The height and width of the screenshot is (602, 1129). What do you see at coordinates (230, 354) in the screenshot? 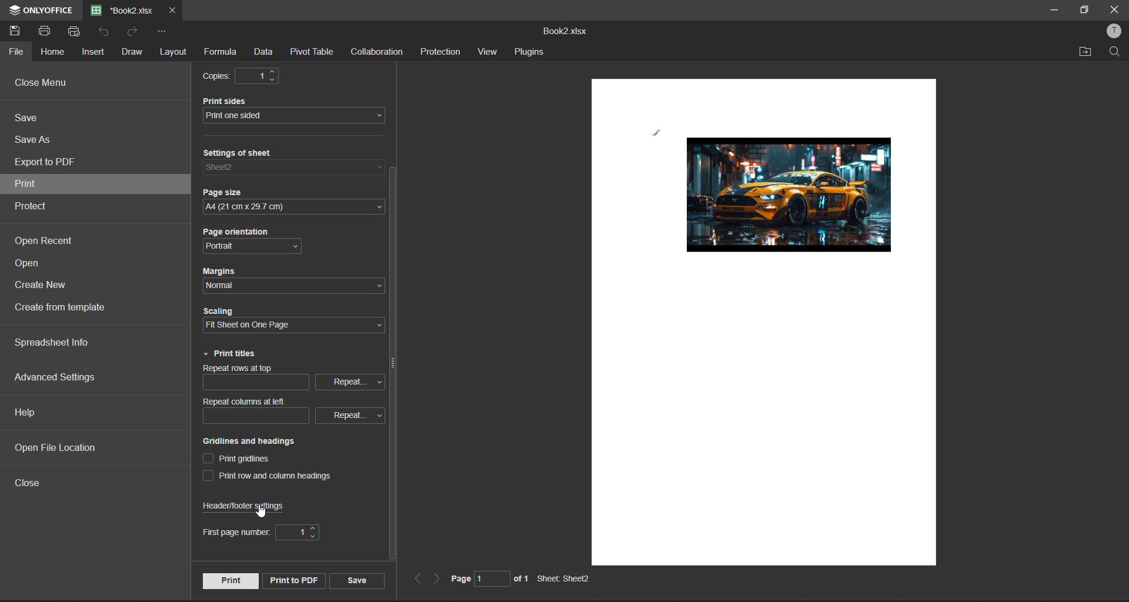
I see `print titles` at bounding box center [230, 354].